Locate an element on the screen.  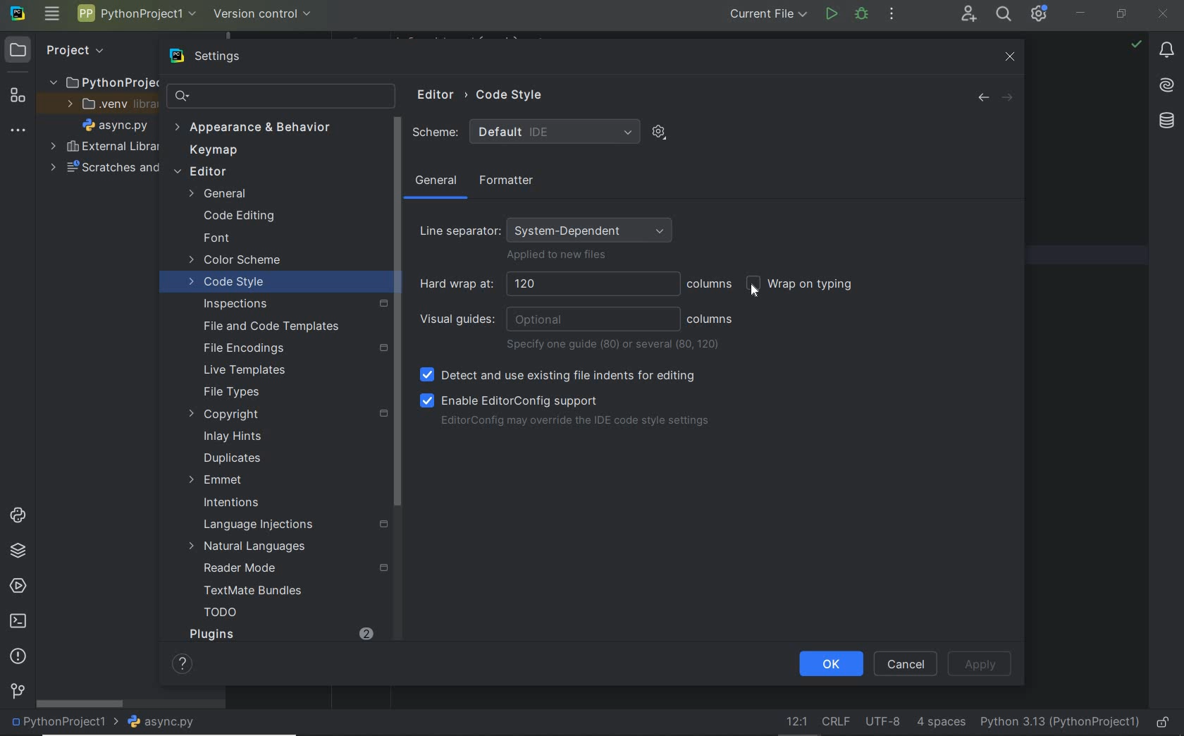
run is located at coordinates (830, 13).